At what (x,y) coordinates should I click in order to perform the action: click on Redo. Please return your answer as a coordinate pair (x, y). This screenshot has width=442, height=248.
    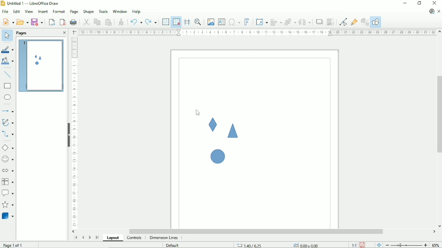
    Looking at the image, I should click on (151, 21).